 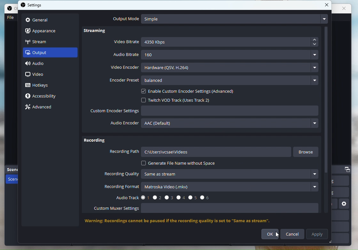 I want to click on Audio, so click(x=42, y=65).